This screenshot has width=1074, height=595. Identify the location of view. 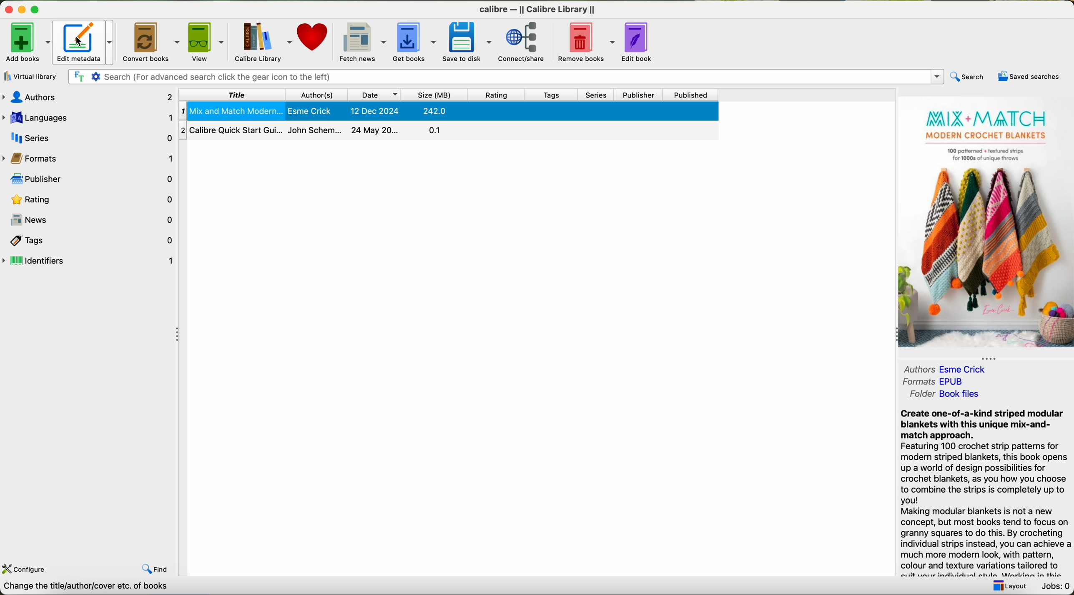
(207, 40).